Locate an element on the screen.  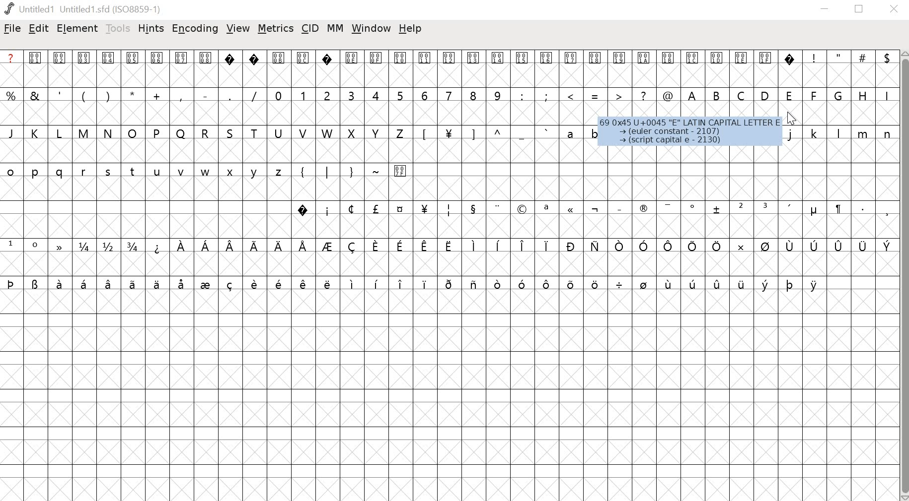
symbols is located at coordinates (598, 96).